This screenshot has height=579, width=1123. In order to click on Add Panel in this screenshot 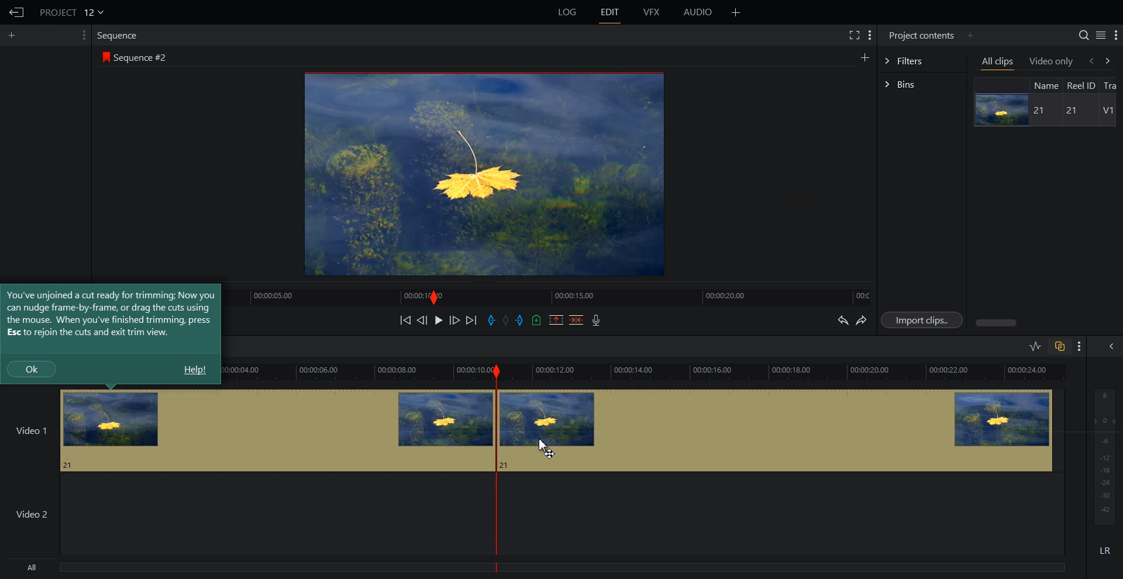, I will do `click(13, 36)`.